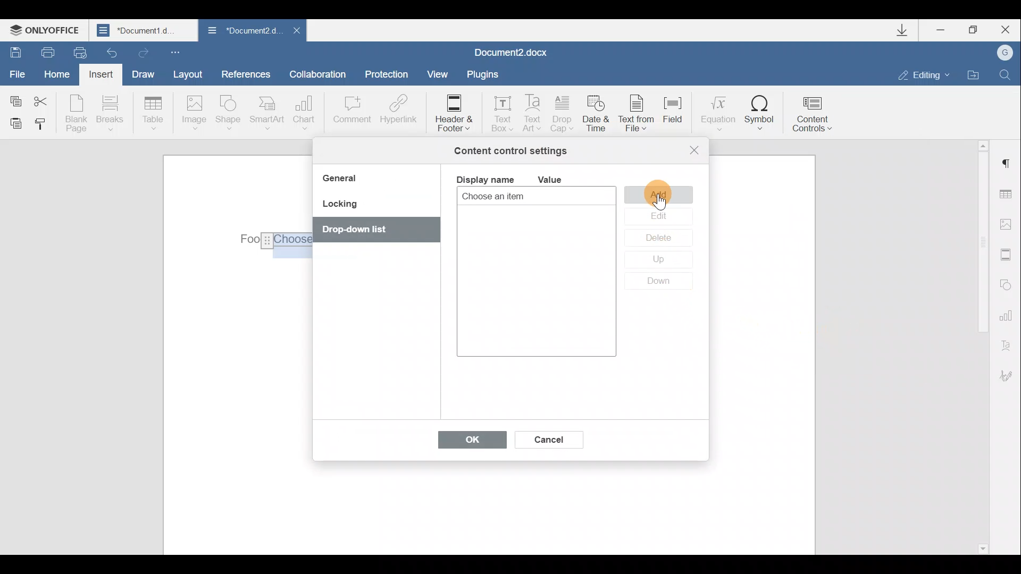  I want to click on ONLYOFFICE, so click(47, 30).